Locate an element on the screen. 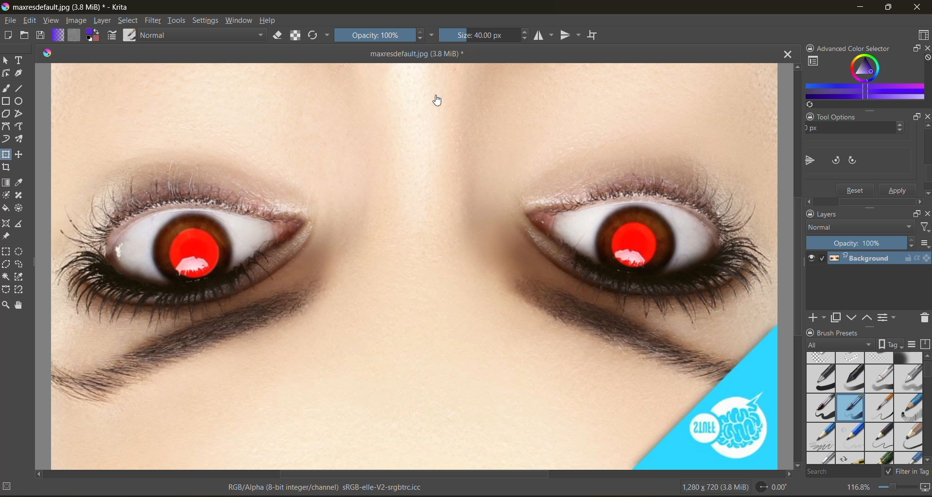 The height and width of the screenshot is (497, 932). close docker is located at coordinates (926, 216).